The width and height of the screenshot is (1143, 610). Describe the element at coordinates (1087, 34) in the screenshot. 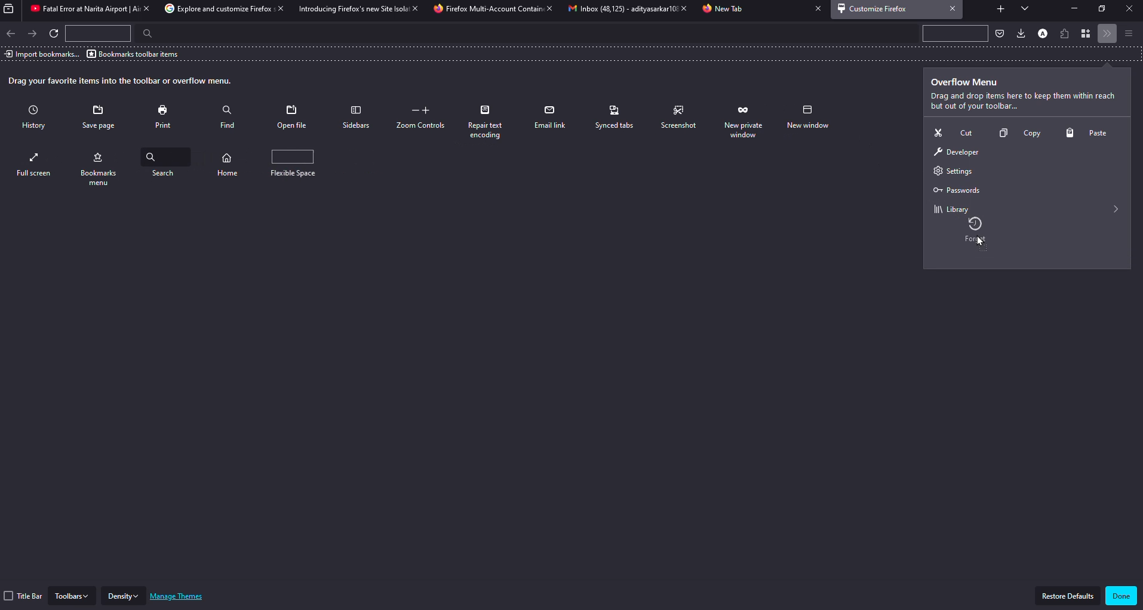

I see `container` at that location.